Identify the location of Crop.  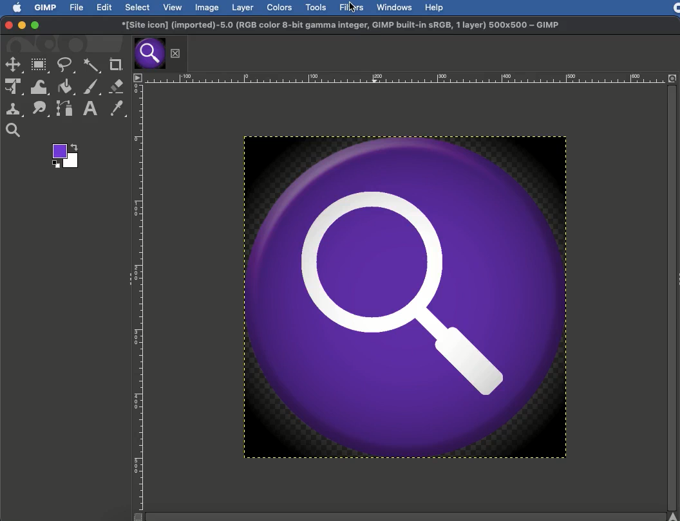
(115, 63).